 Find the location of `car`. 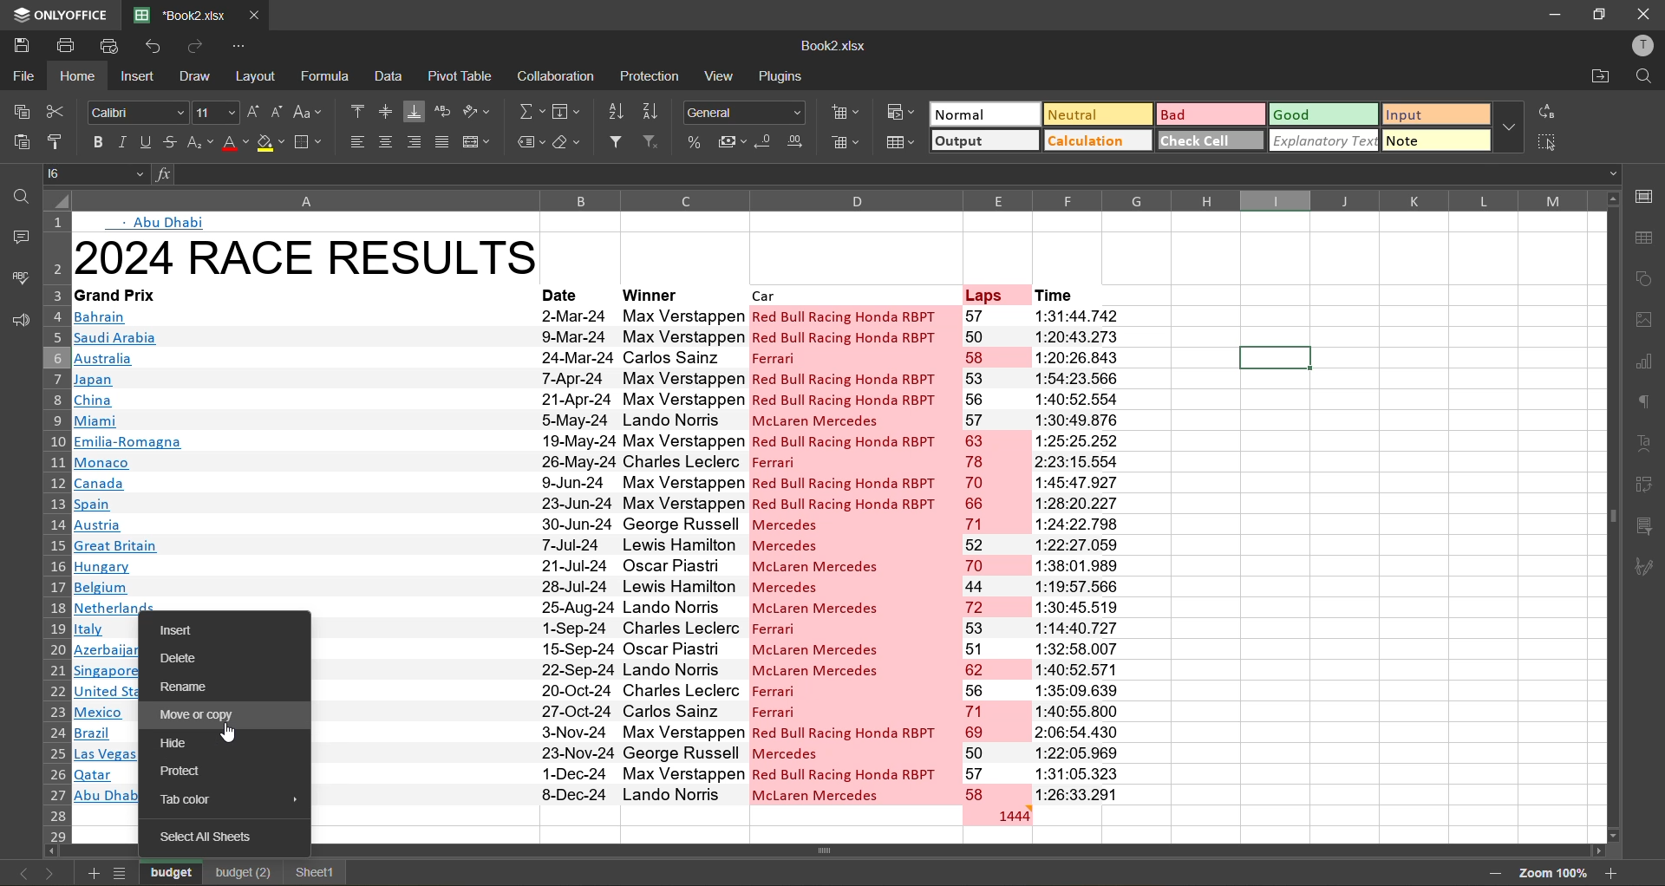

car is located at coordinates (848, 295).